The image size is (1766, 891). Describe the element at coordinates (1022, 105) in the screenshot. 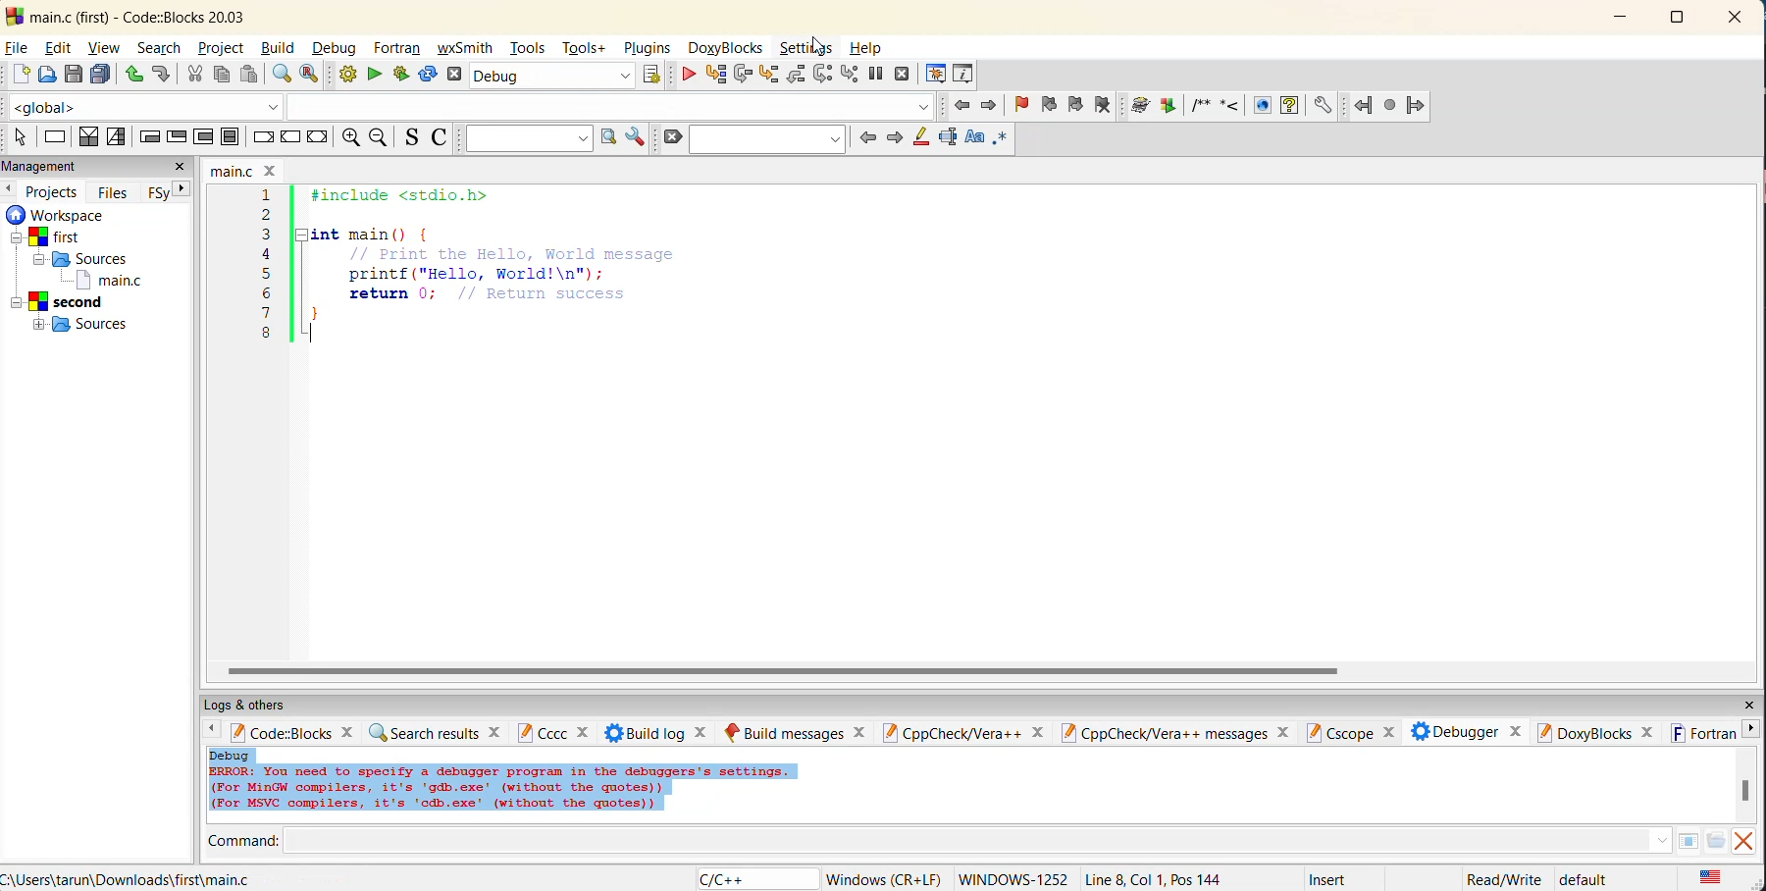

I see `toggle bookmarks` at that location.